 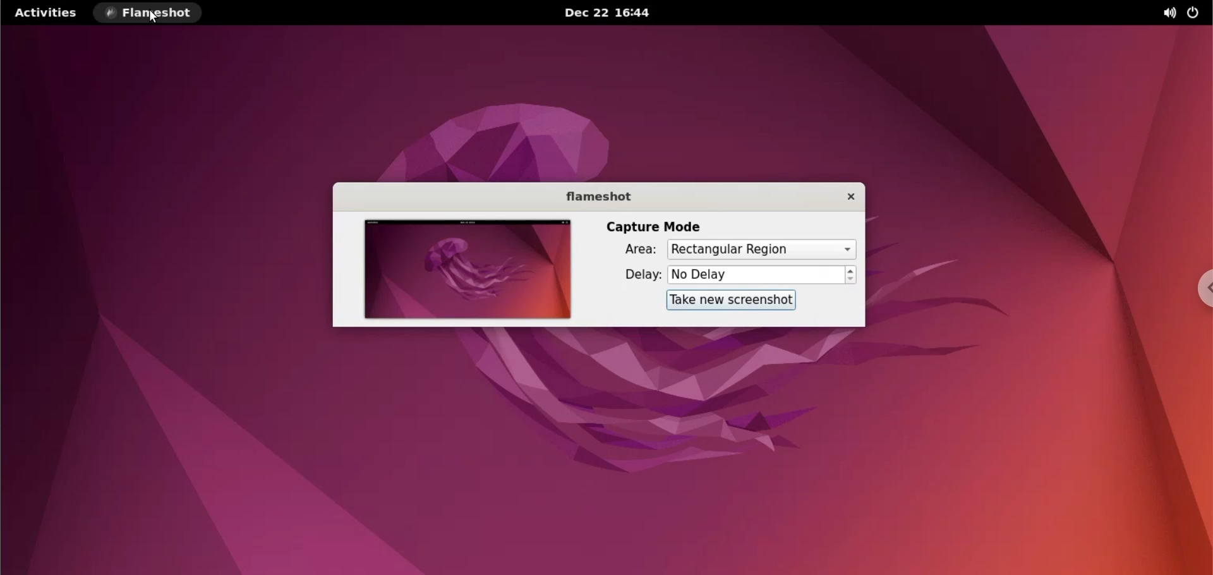 What do you see at coordinates (851, 275) in the screenshot?
I see `increment or decrement delay ` at bounding box center [851, 275].